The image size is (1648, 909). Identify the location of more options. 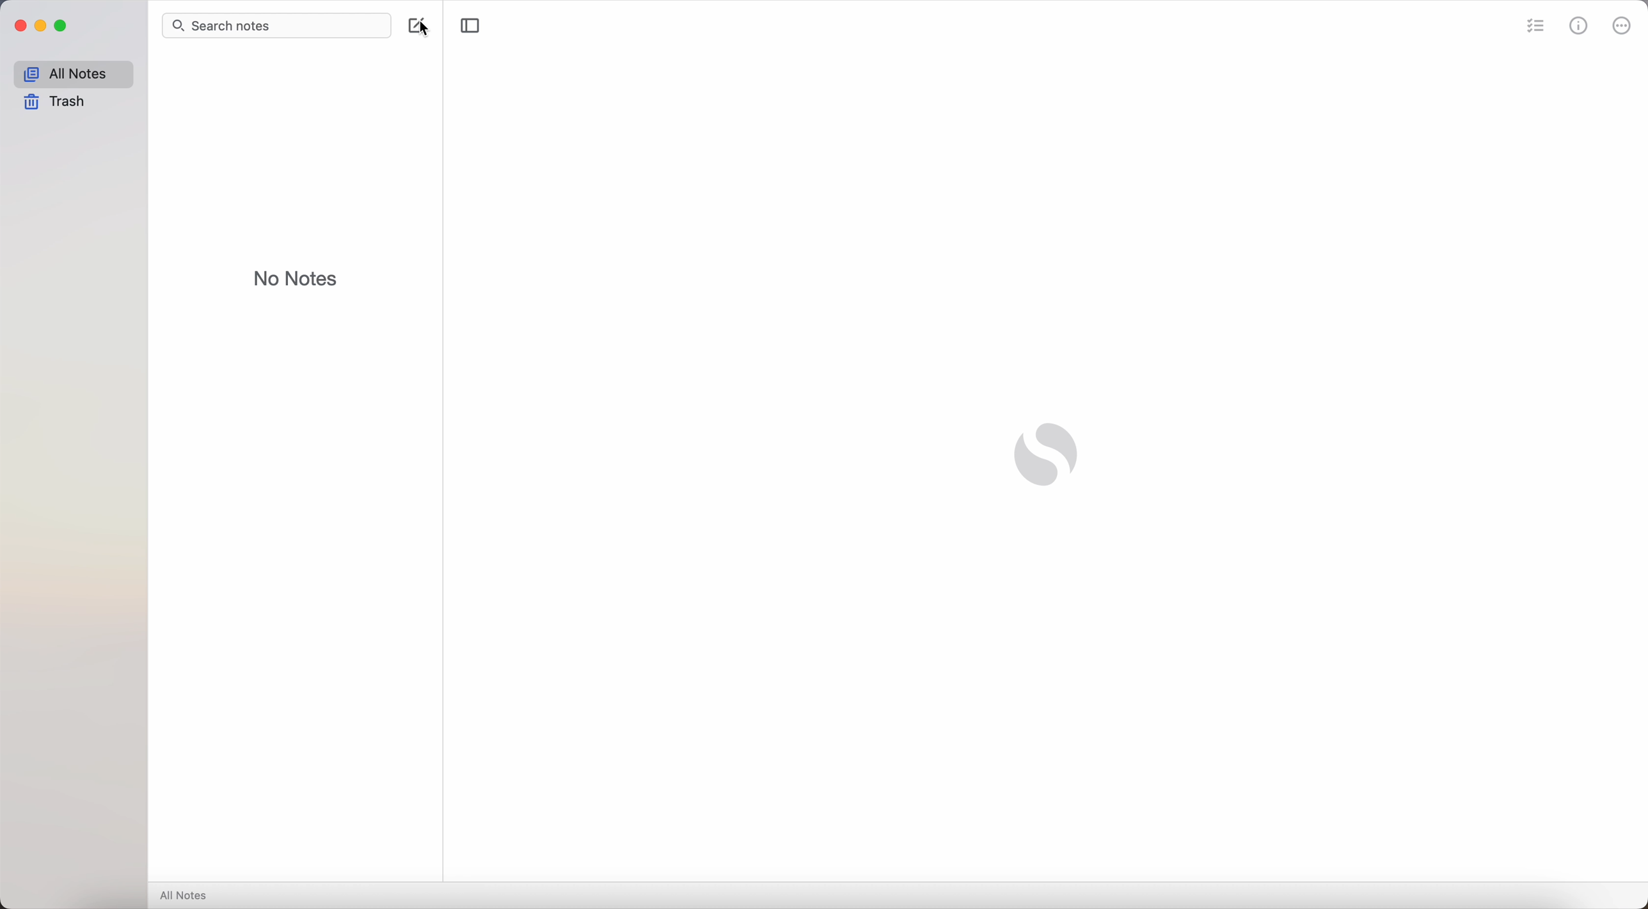
(1621, 25).